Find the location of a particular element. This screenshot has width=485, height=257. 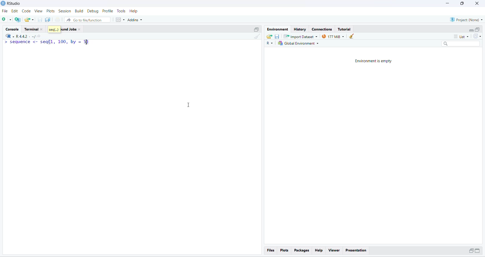

share folder is located at coordinates (269, 37).